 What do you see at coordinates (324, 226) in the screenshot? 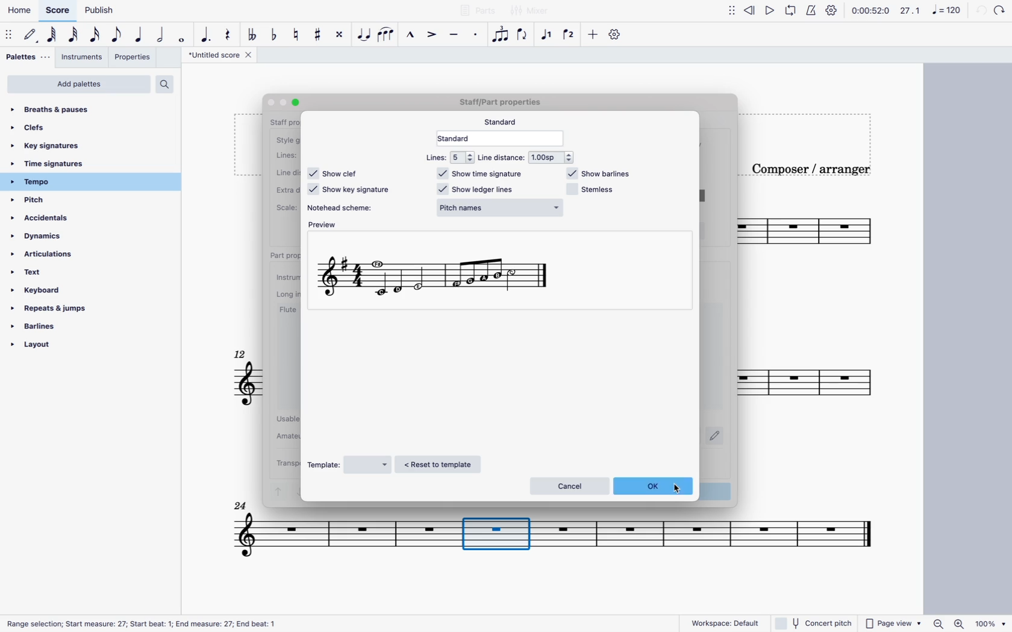
I see `preview` at bounding box center [324, 226].